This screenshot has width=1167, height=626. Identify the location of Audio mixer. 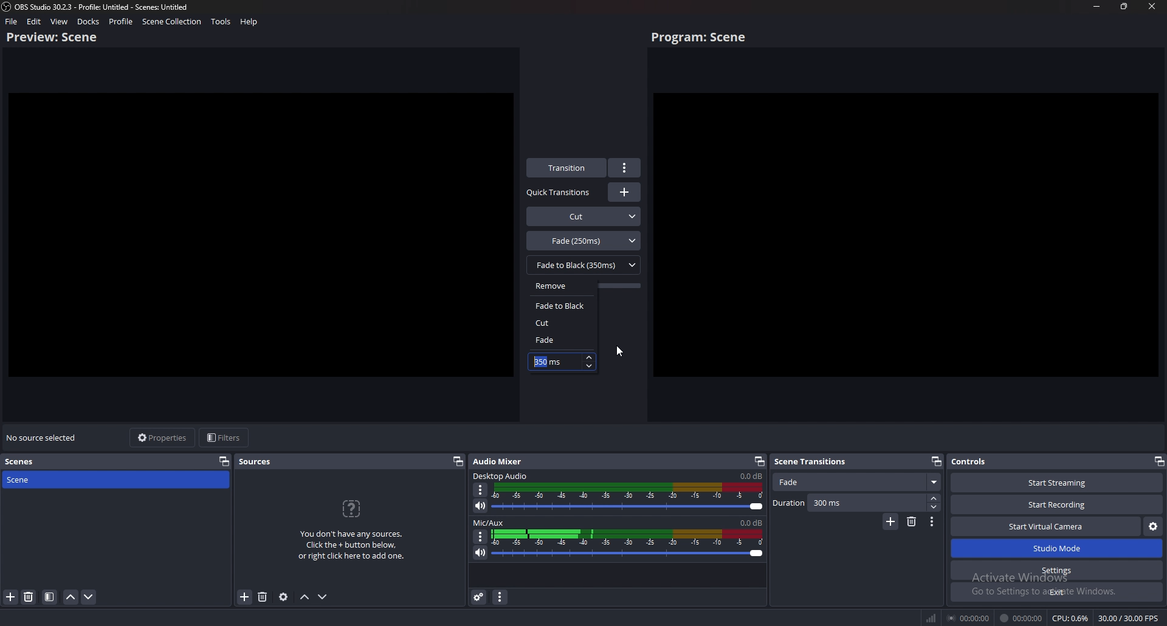
(501, 460).